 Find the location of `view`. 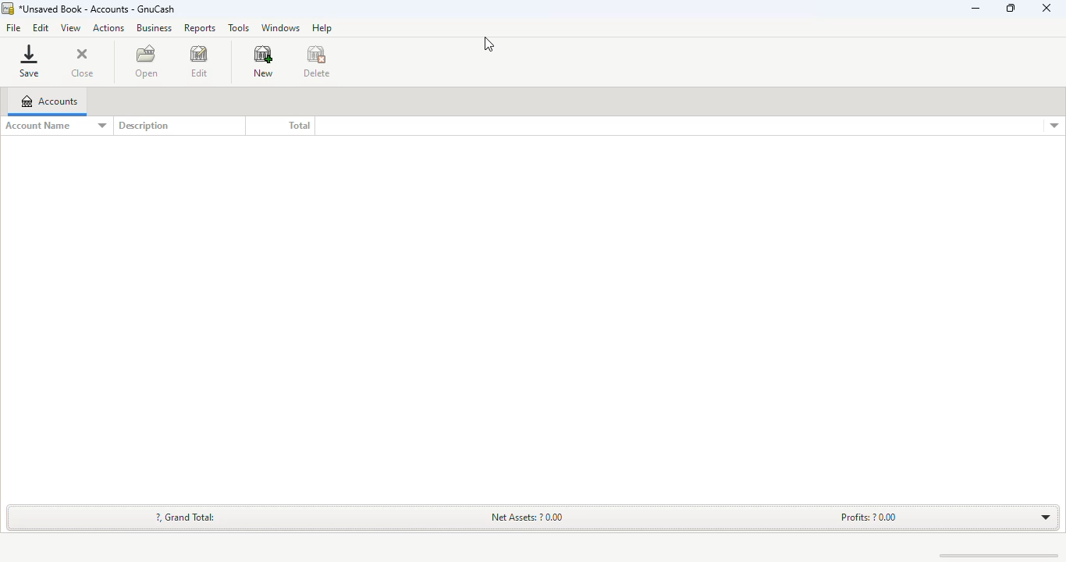

view is located at coordinates (70, 27).